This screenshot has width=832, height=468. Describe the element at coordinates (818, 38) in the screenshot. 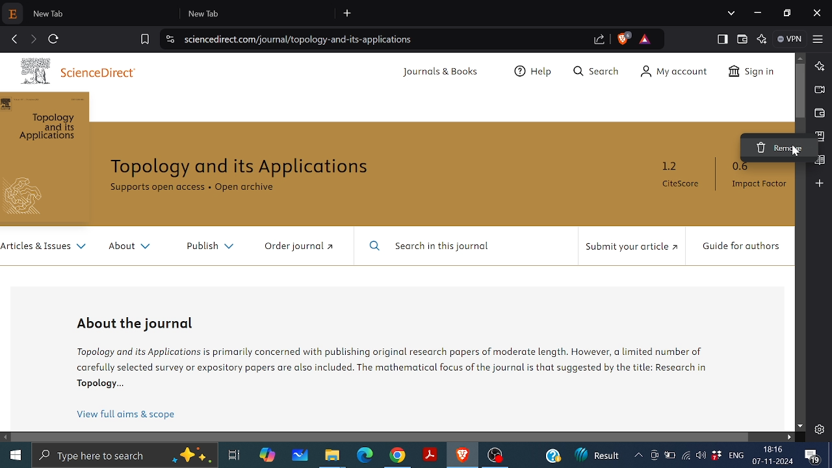

I see `Customize and control btave` at that location.